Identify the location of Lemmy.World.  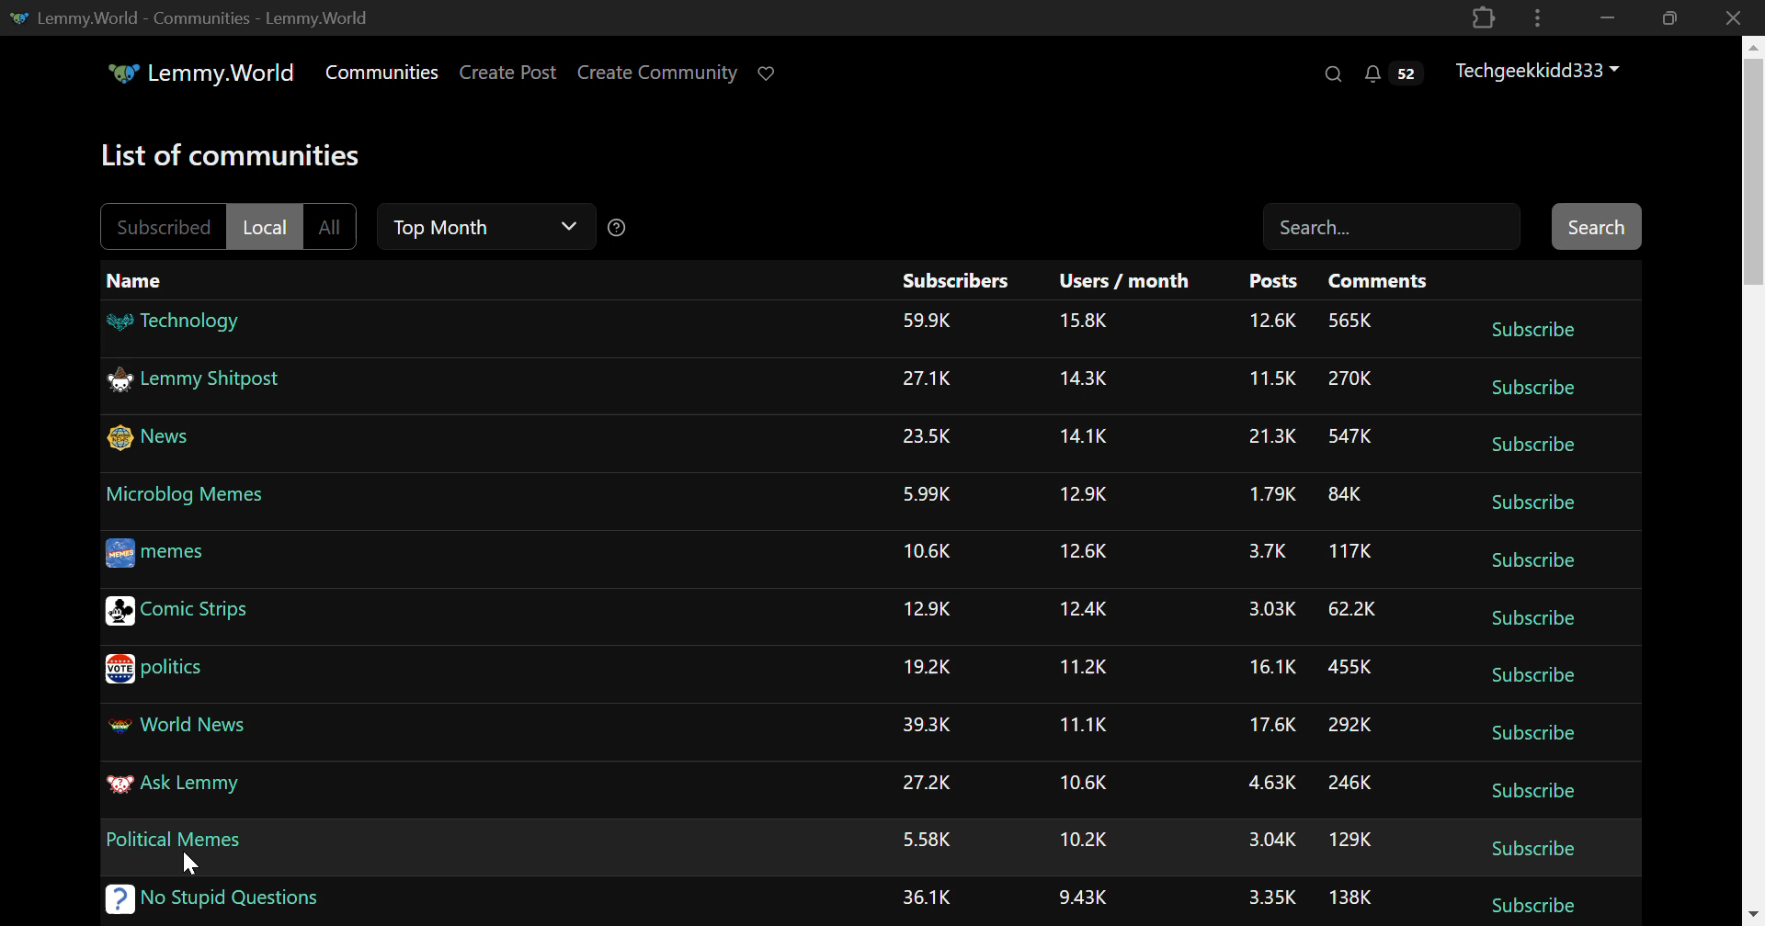
(199, 72).